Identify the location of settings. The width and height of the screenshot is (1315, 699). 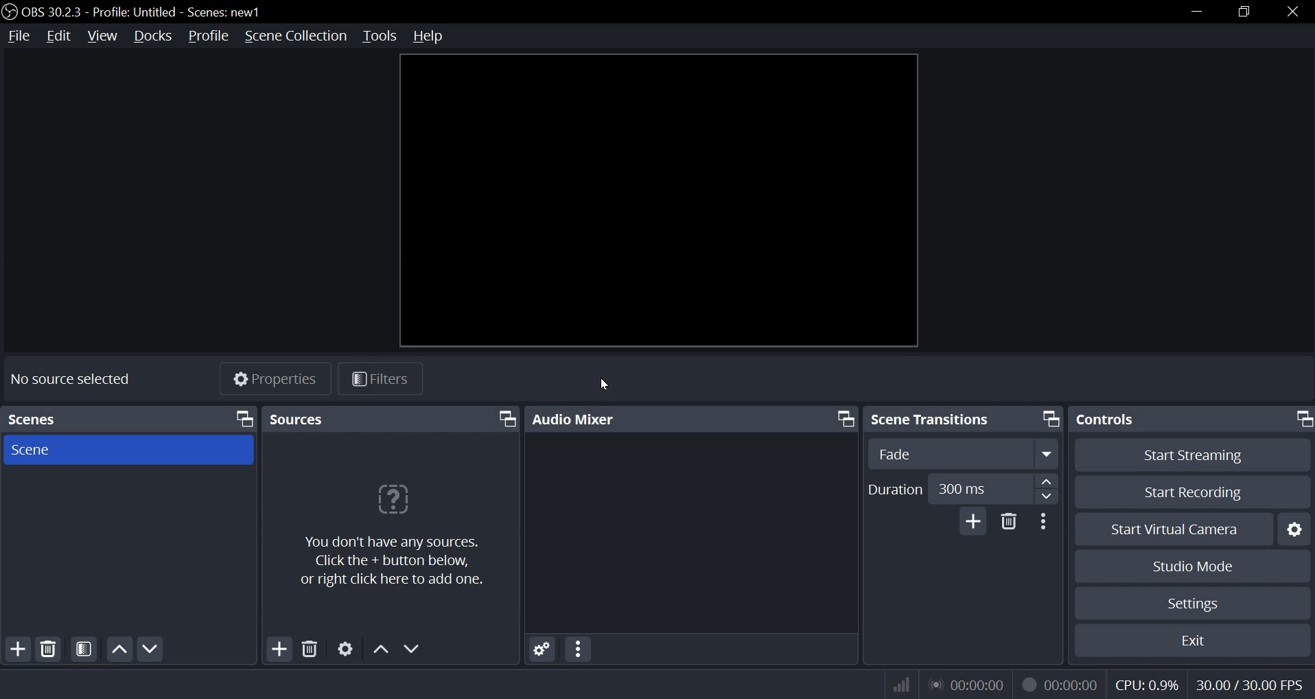
(1195, 601).